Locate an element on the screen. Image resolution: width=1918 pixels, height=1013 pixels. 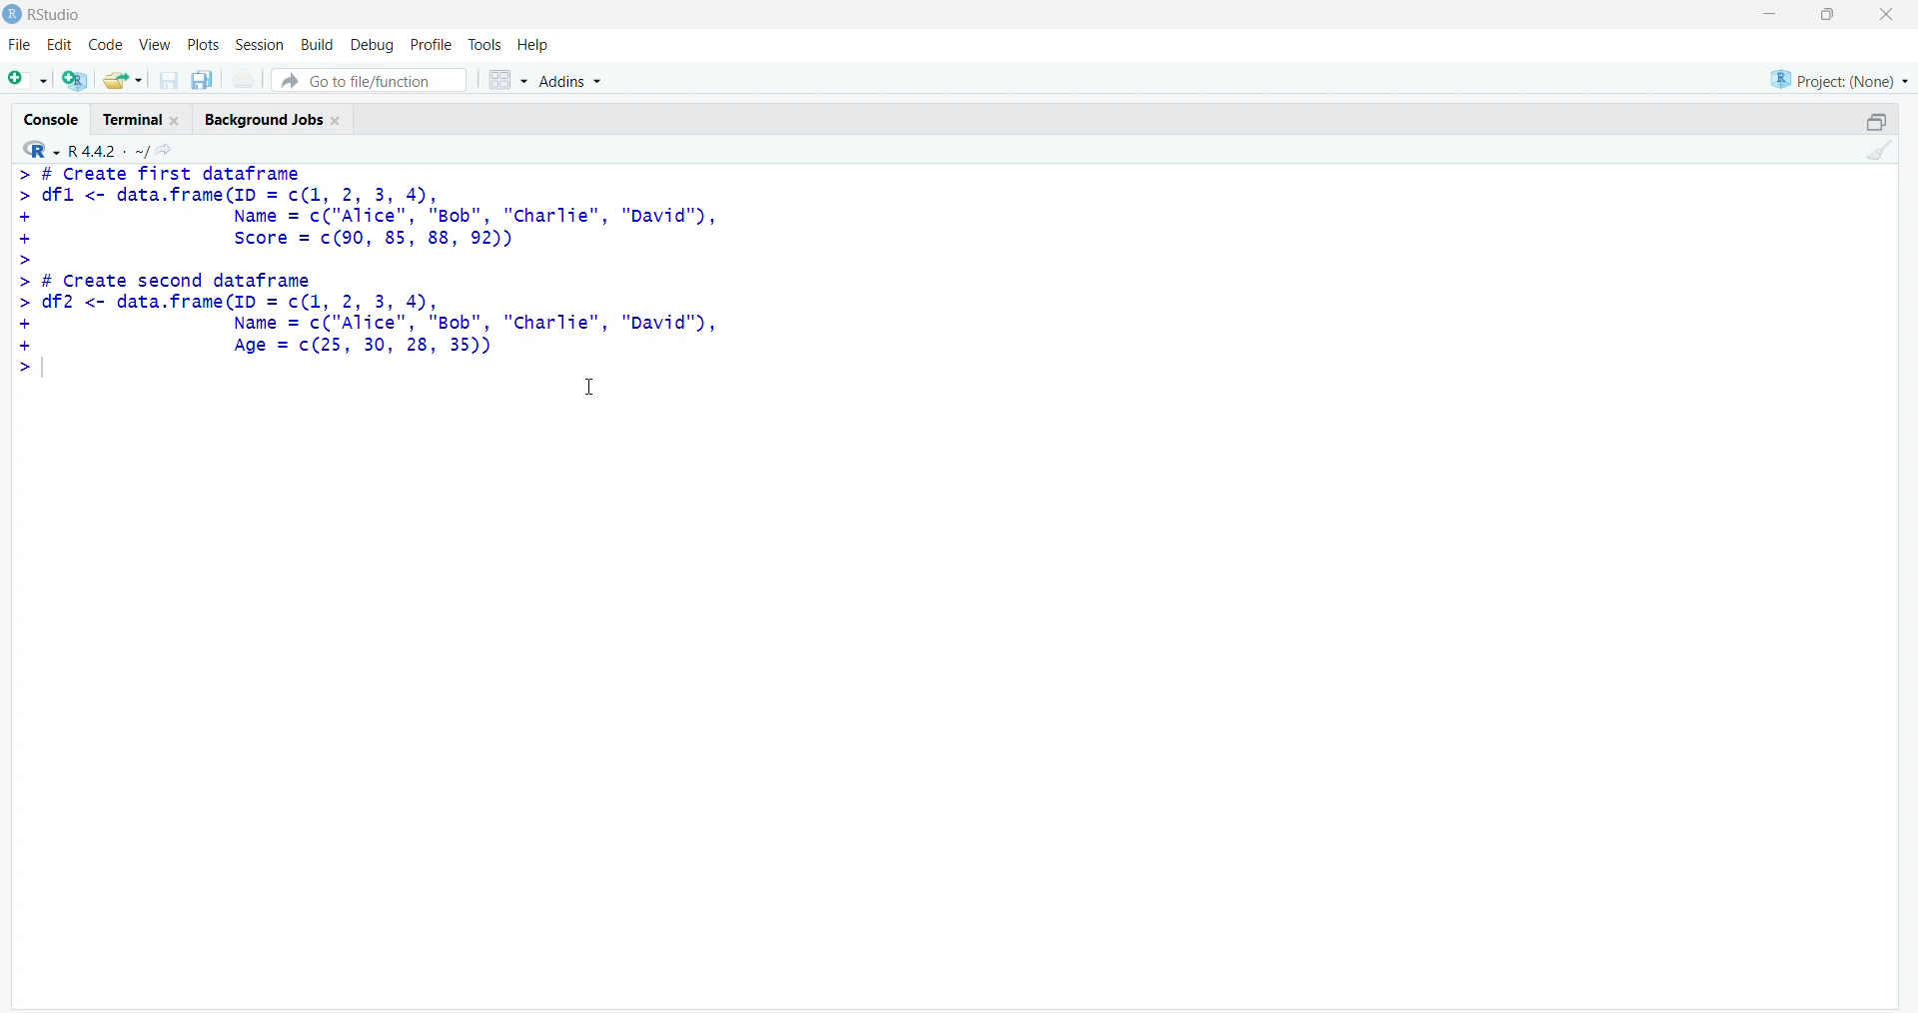
project (none) is located at coordinates (1839, 79).